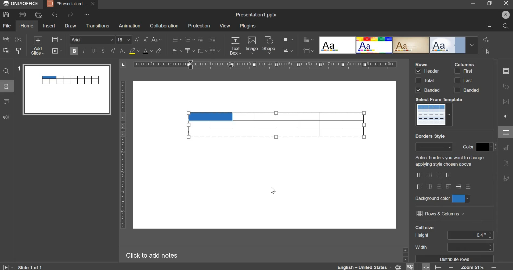  I want to click on vertical alignment, so click(189, 51).